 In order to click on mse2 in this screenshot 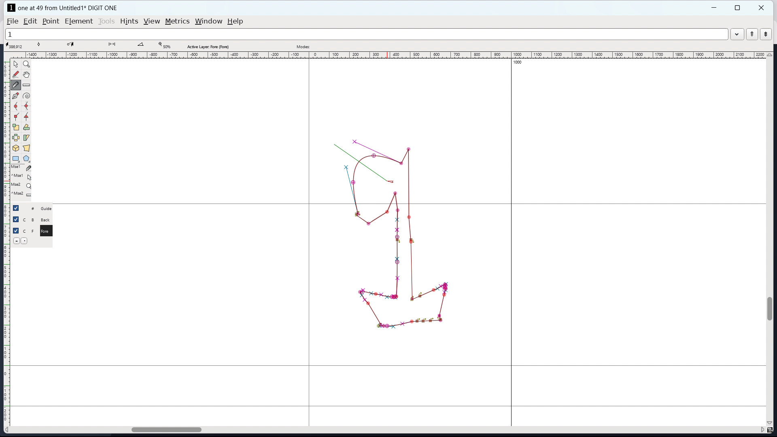, I will do `click(23, 184)`.